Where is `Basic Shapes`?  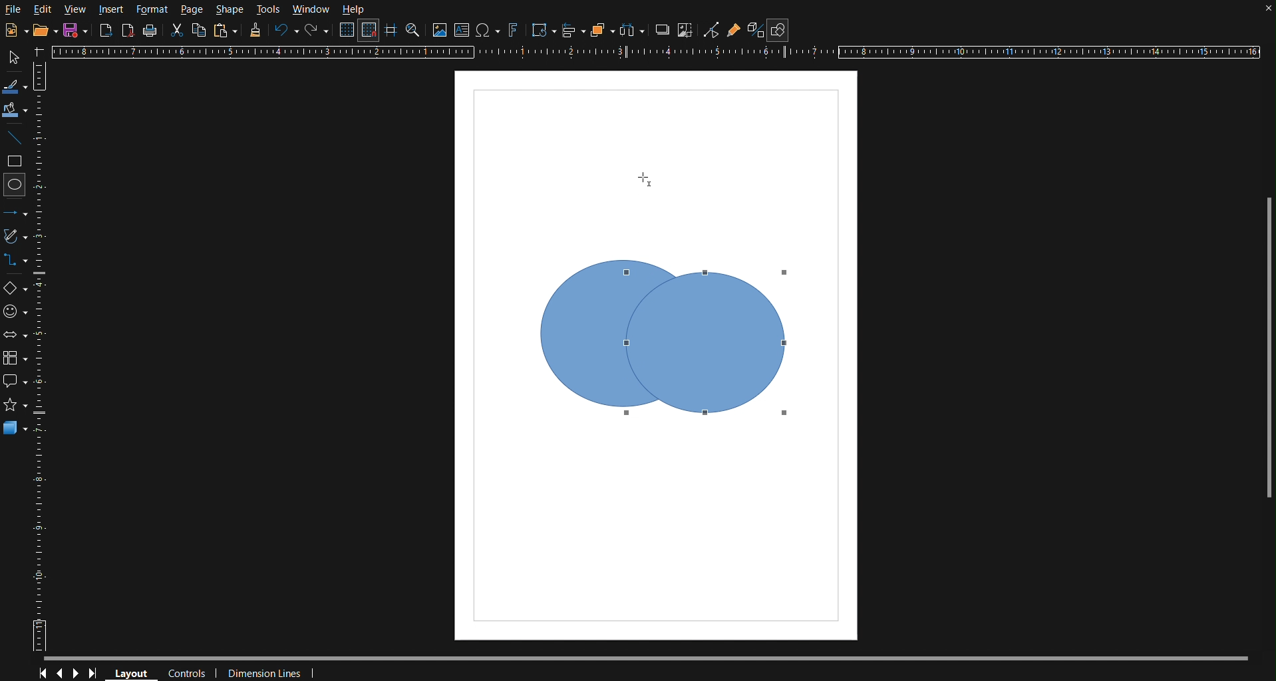 Basic Shapes is located at coordinates (15, 285).